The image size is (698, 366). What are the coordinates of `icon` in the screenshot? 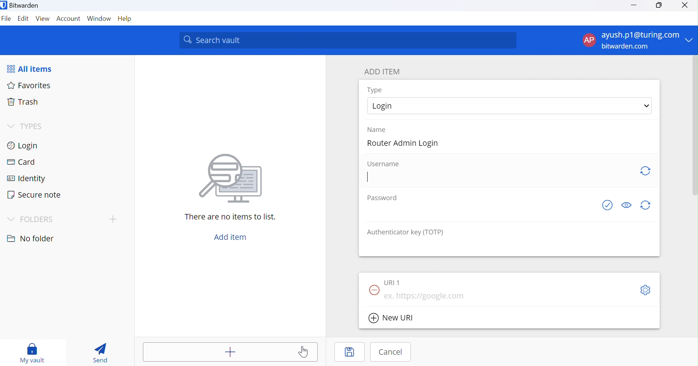 It's located at (230, 177).